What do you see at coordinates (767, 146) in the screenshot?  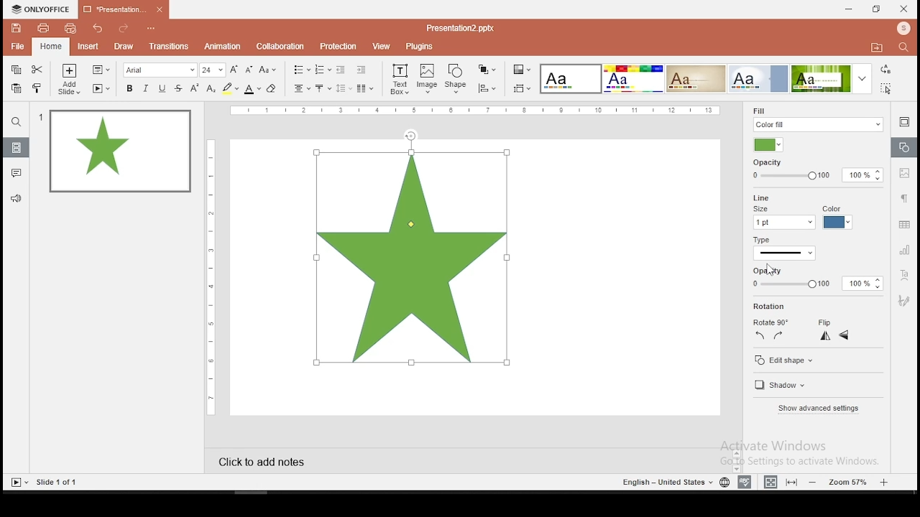 I see `foll color` at bounding box center [767, 146].